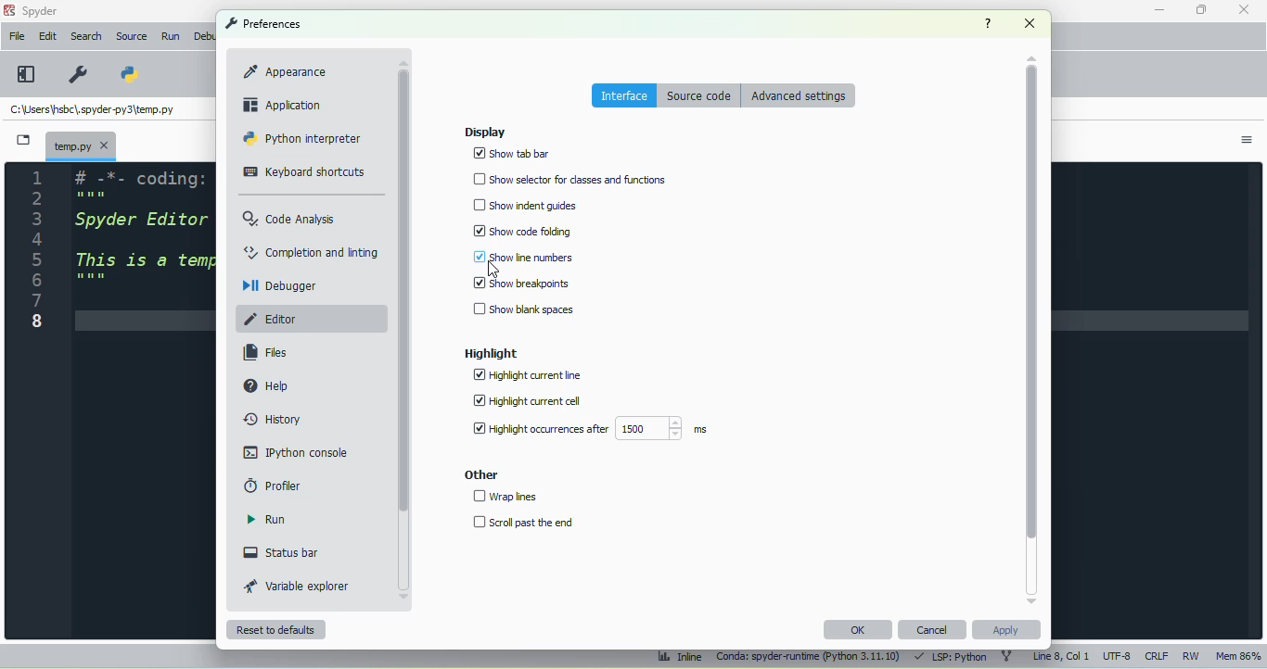  Describe the element at coordinates (1158, 10) in the screenshot. I see `minimize` at that location.